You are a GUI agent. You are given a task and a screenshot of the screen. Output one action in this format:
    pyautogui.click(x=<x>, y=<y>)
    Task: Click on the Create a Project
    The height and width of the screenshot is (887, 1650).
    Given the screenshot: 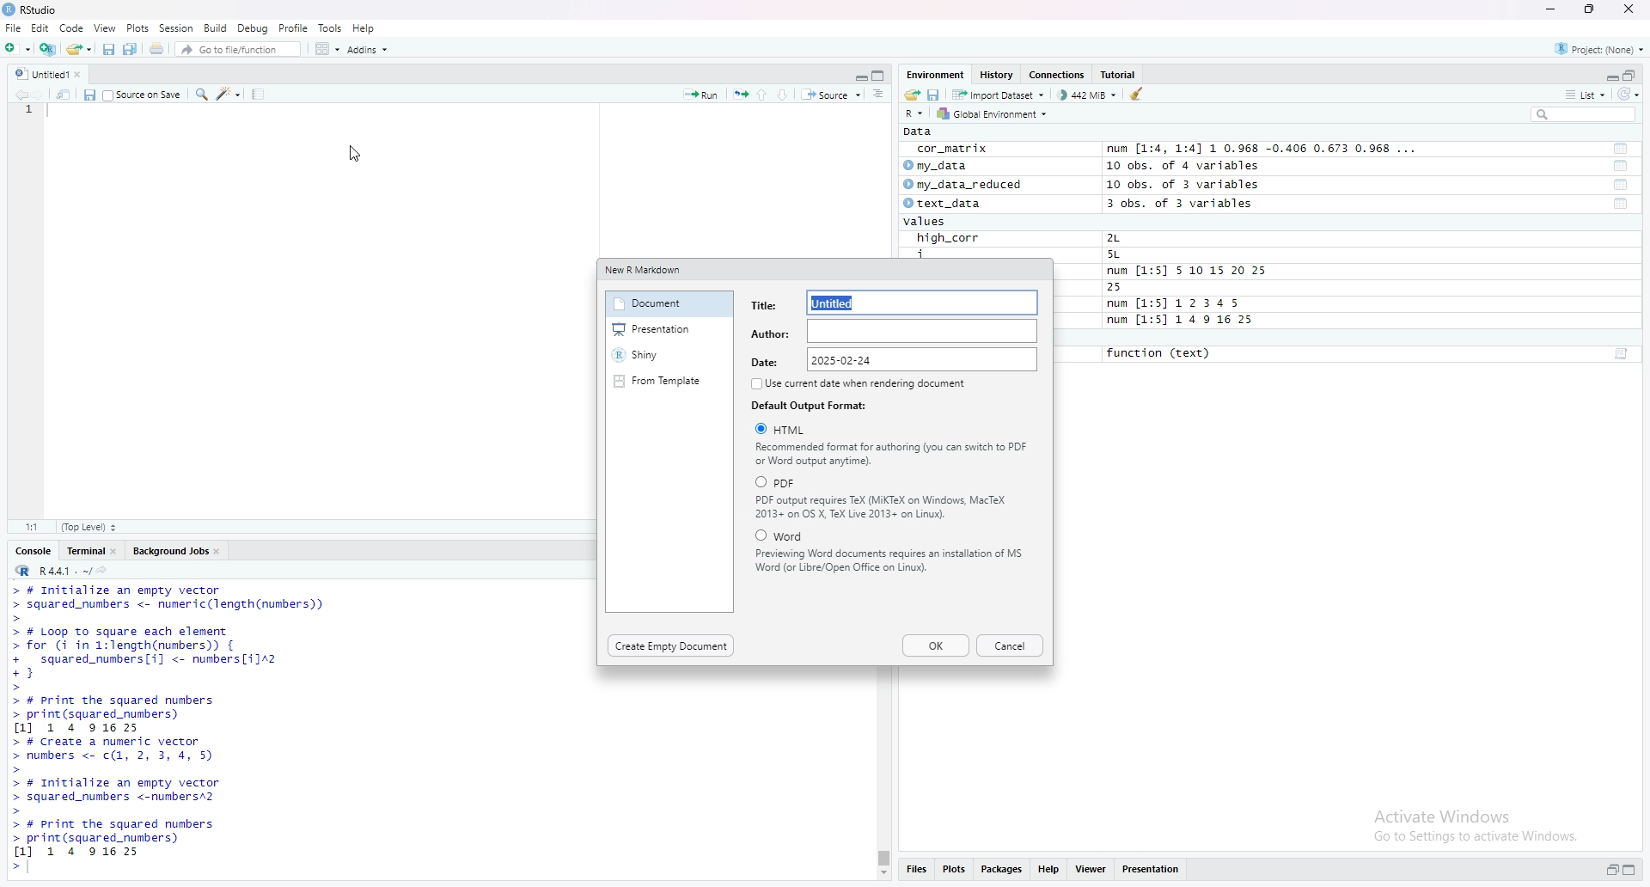 What is the action you would take?
    pyautogui.click(x=46, y=49)
    